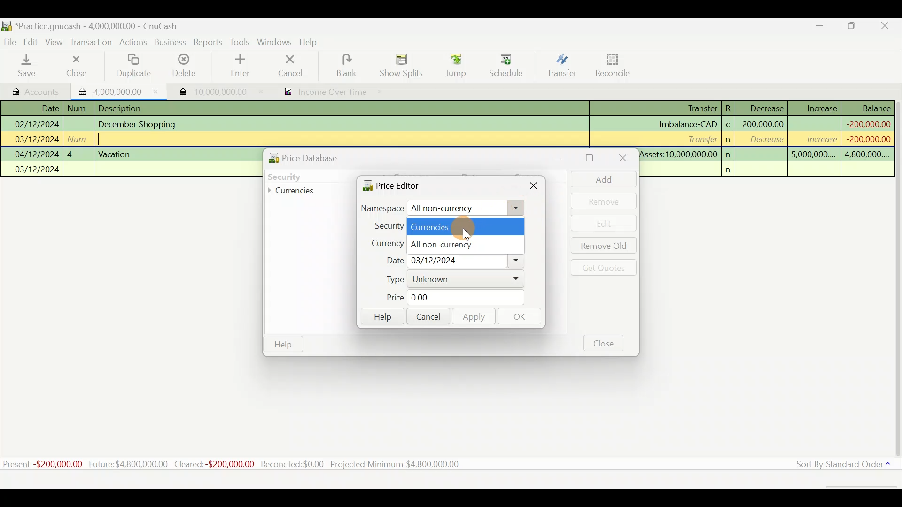 This screenshot has height=507, width=902. Describe the element at coordinates (171, 42) in the screenshot. I see `Business` at that location.